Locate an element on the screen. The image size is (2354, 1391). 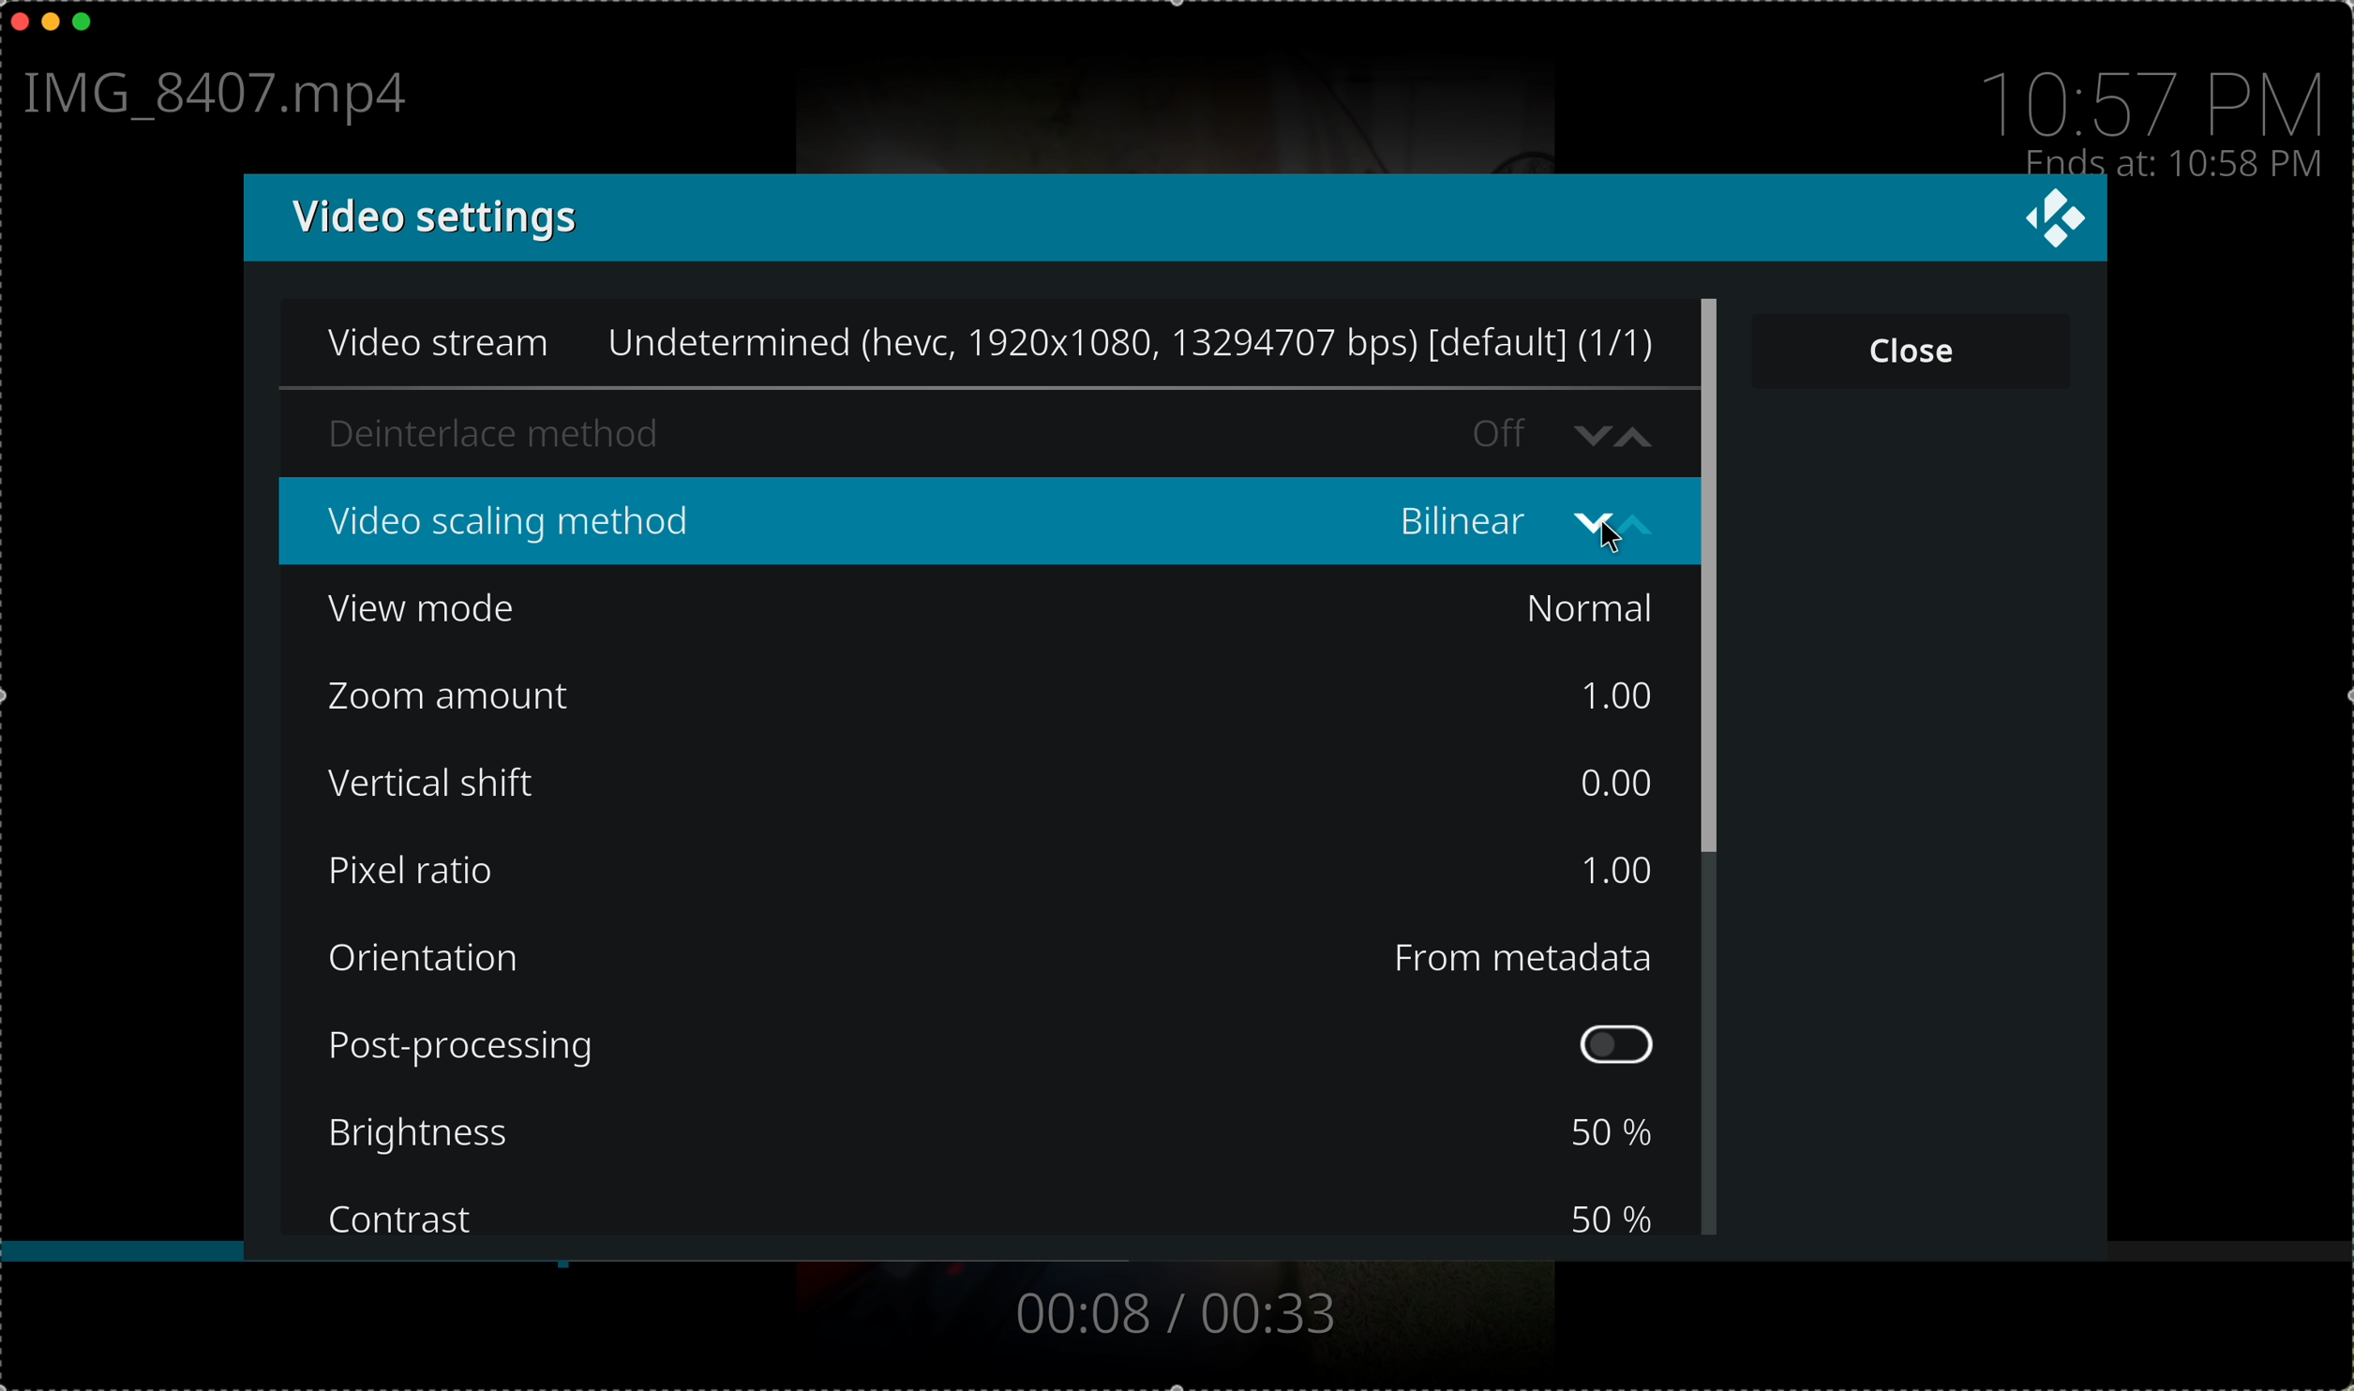
view mode  Normal is located at coordinates (997, 610).